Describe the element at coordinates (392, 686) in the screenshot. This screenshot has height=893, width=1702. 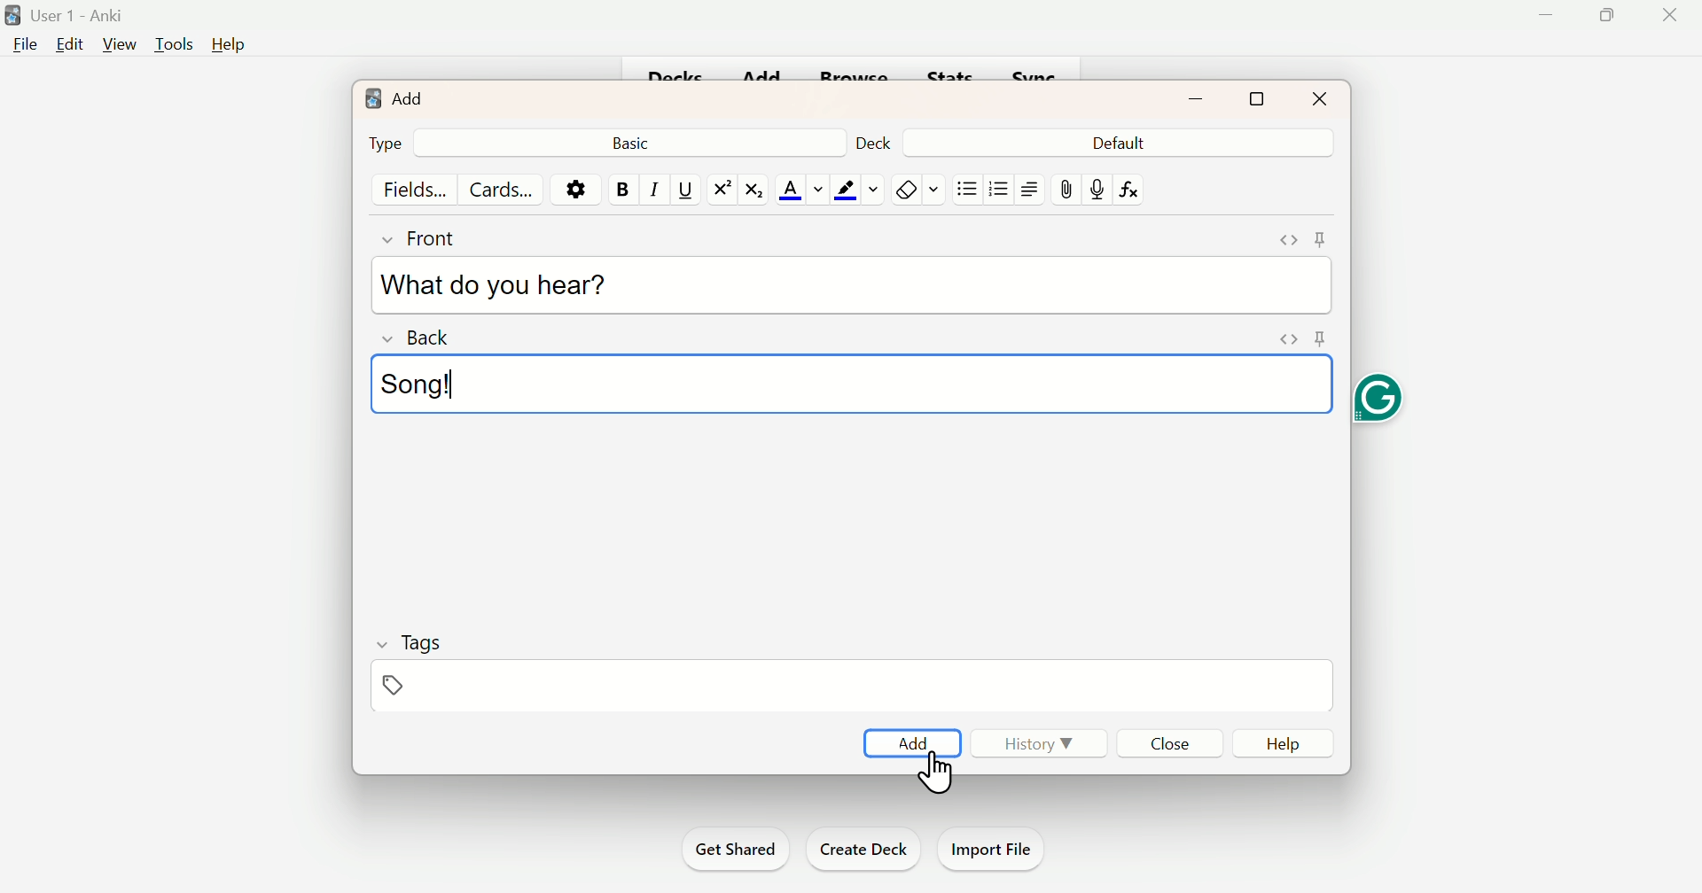
I see `Pin` at that location.